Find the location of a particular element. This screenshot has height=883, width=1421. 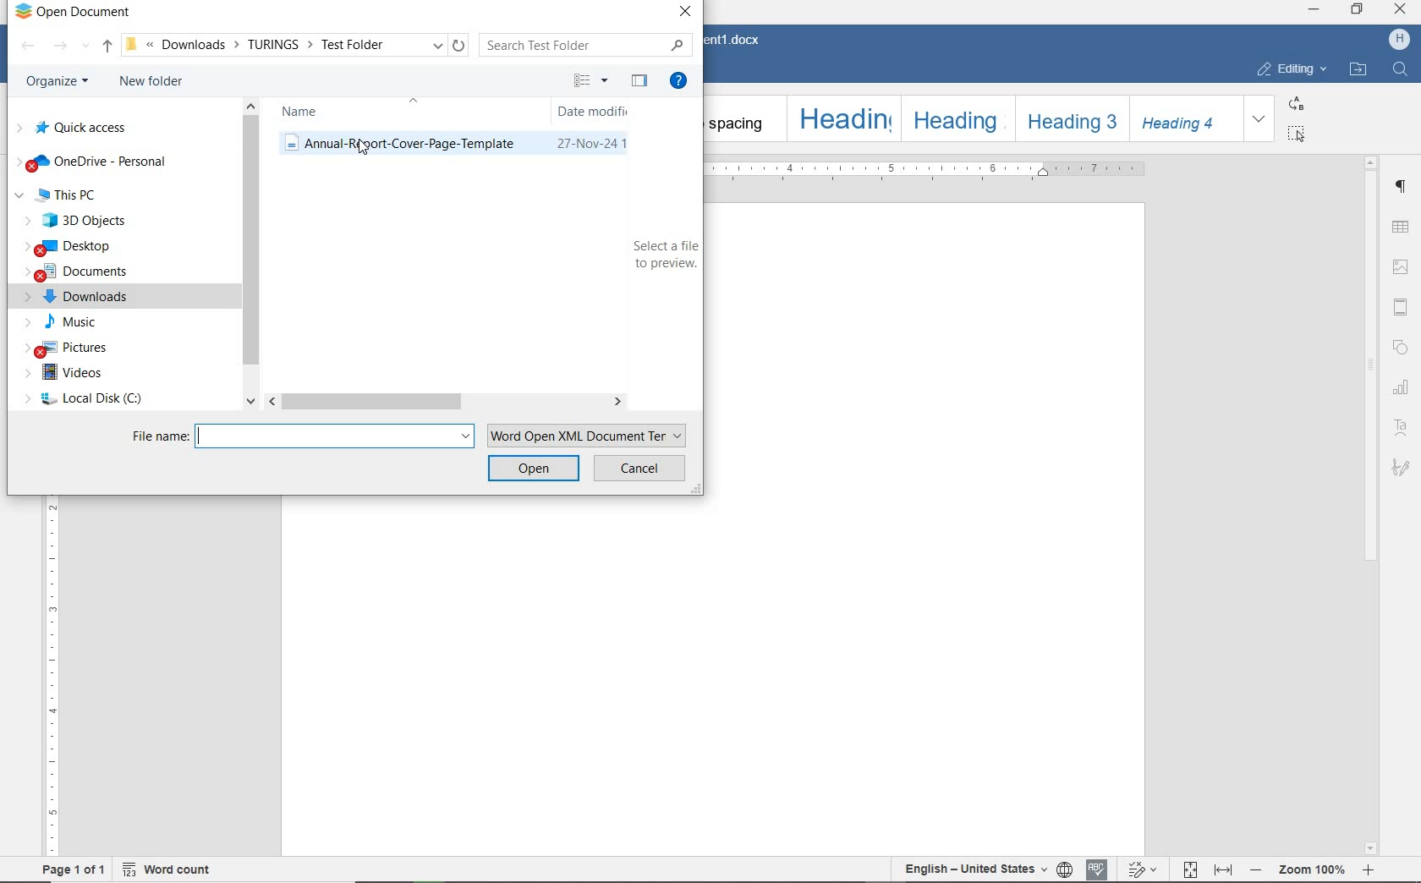

3D Objects is located at coordinates (82, 222).